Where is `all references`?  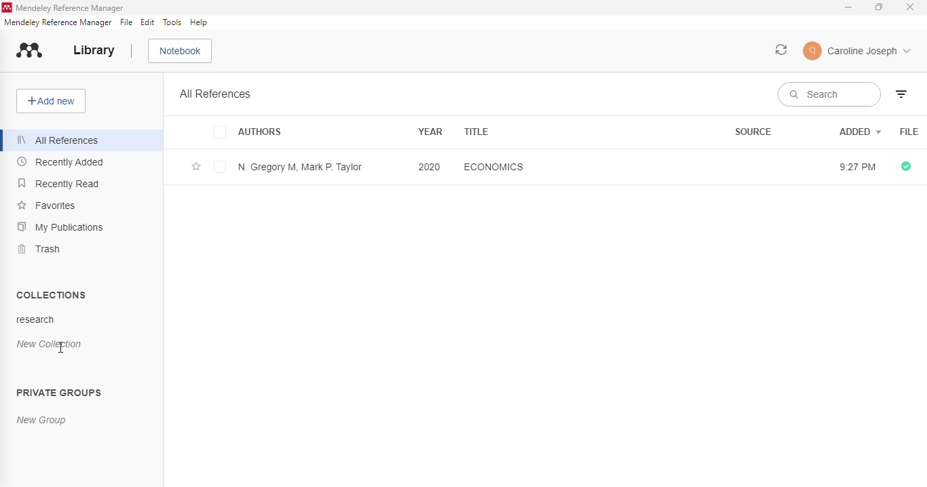 all references is located at coordinates (216, 94).